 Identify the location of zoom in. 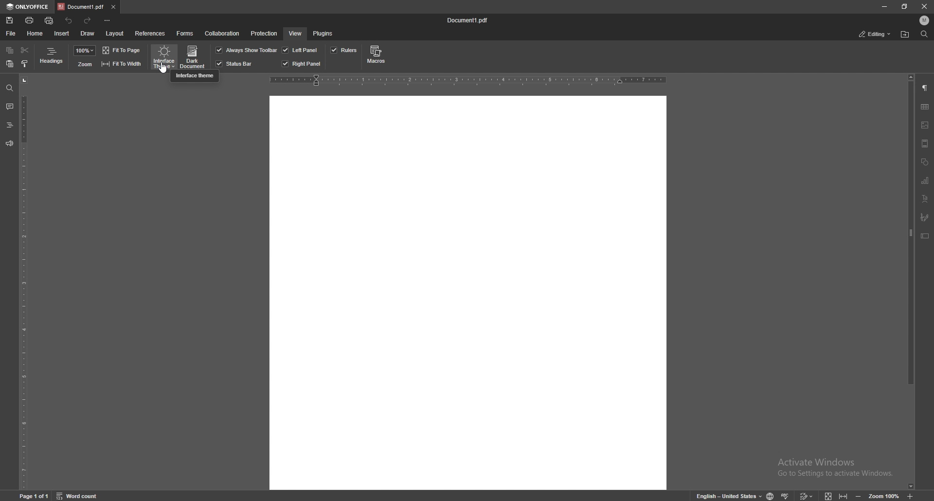
(912, 495).